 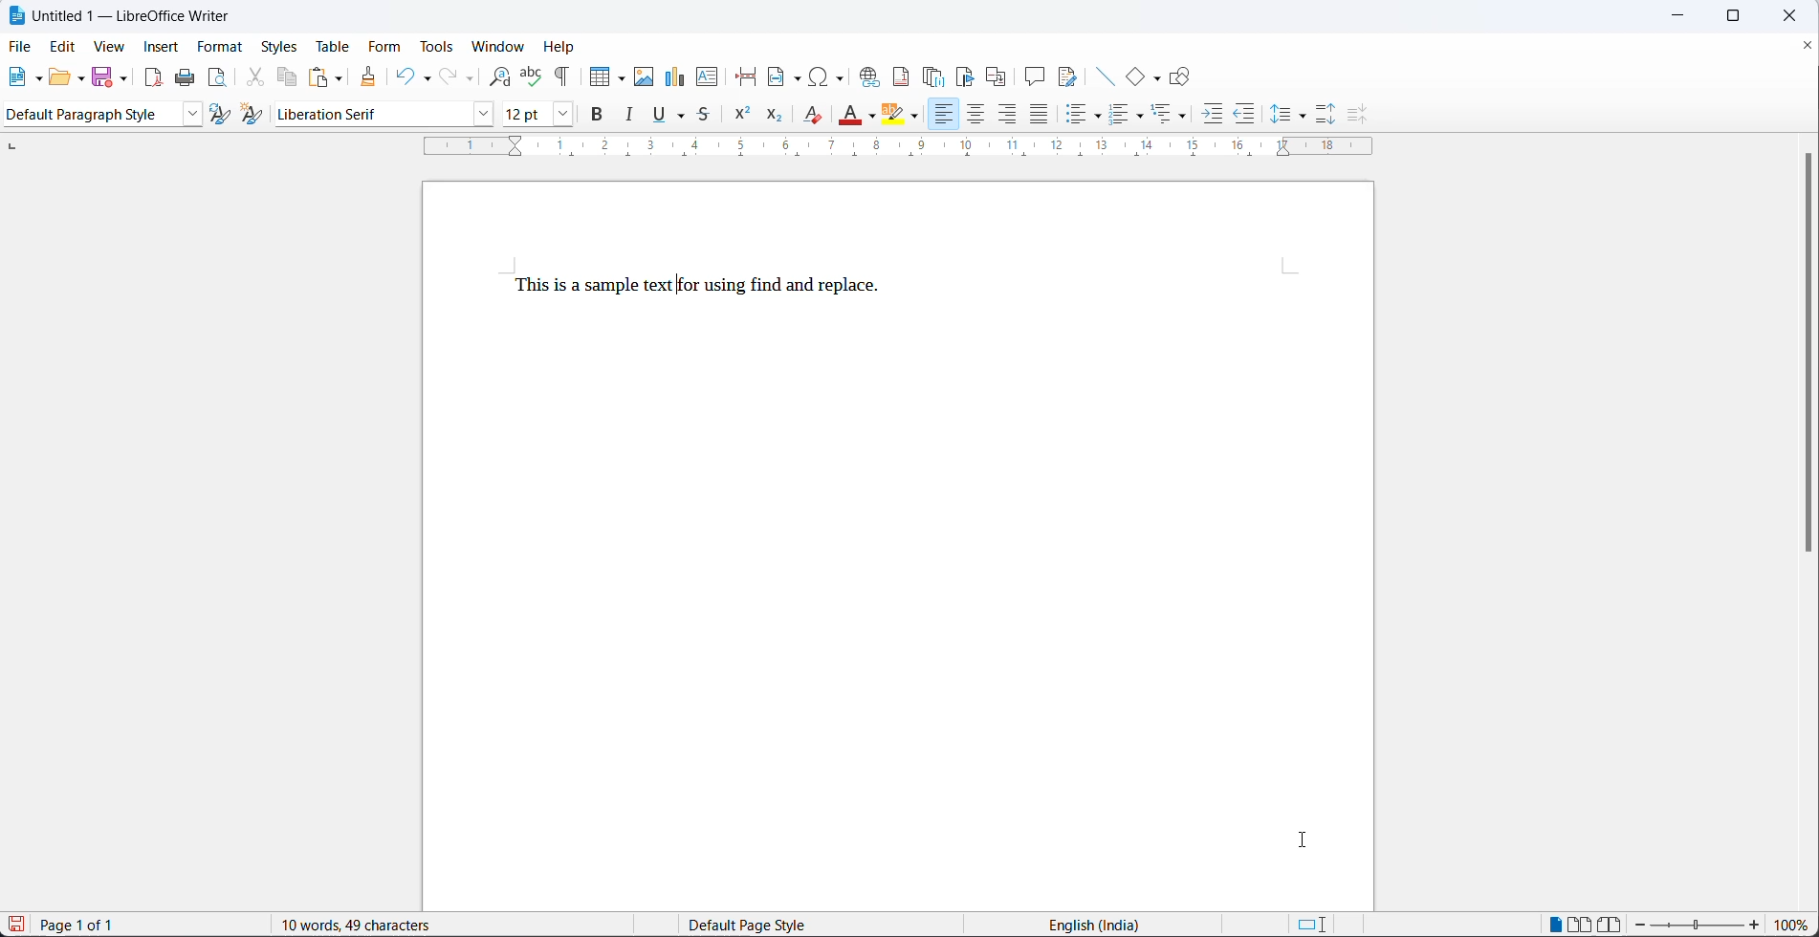 What do you see at coordinates (1067, 76) in the screenshot?
I see `show track changes functions` at bounding box center [1067, 76].